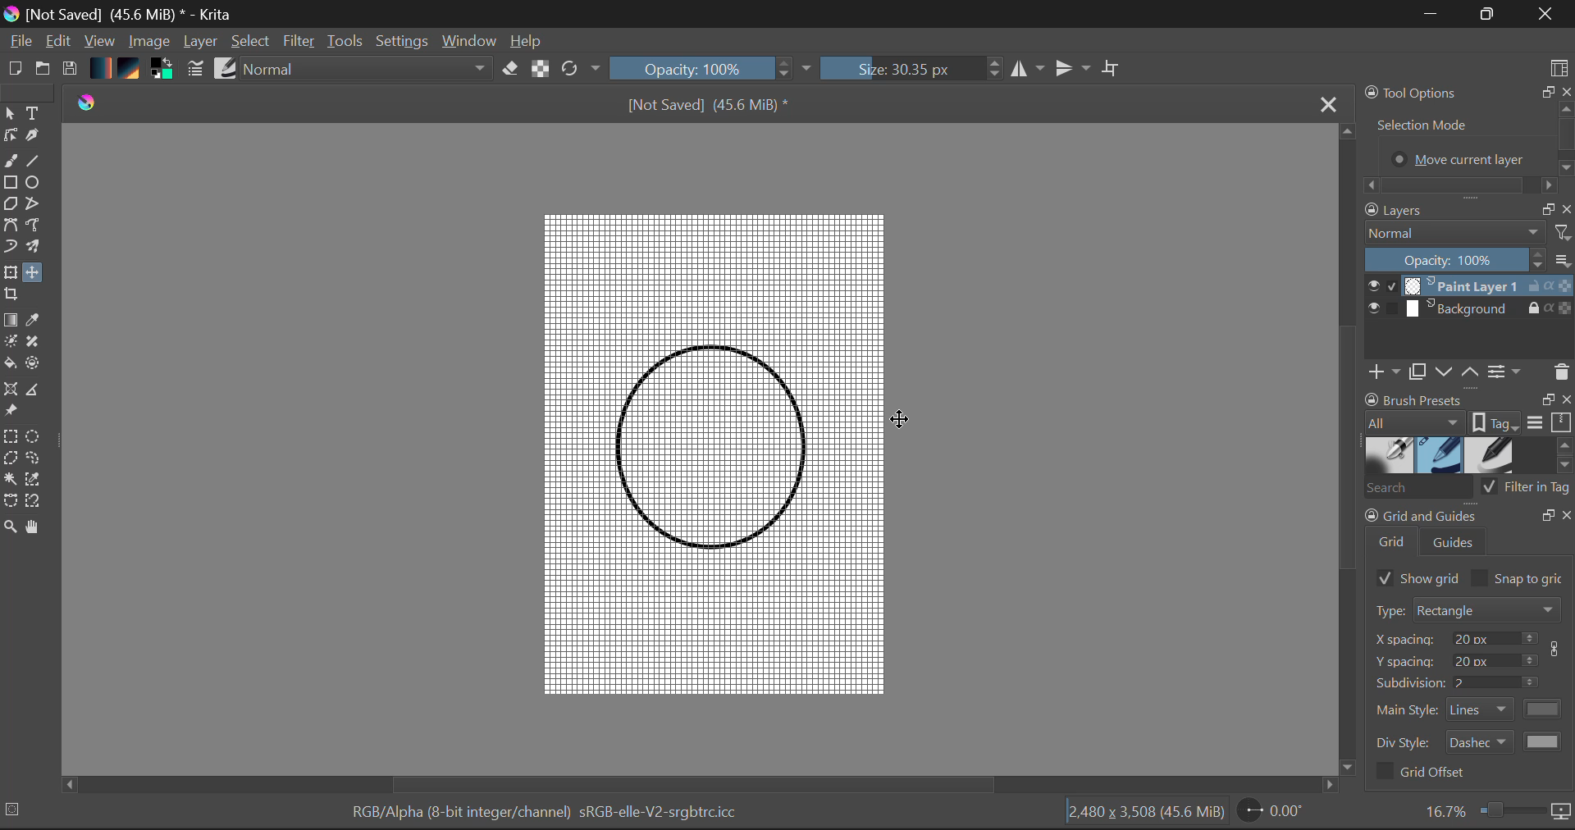 This screenshot has width=1575, height=830. I want to click on Choose Workspace, so click(1560, 66).